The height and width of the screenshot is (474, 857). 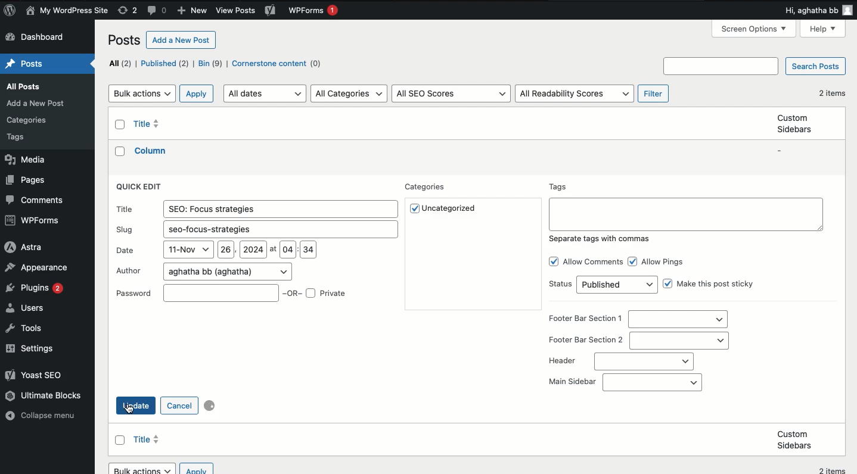 I want to click on Settings, so click(x=33, y=349).